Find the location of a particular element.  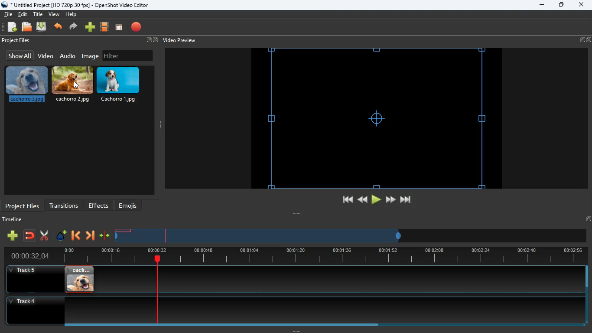

cursor is located at coordinates (78, 84).